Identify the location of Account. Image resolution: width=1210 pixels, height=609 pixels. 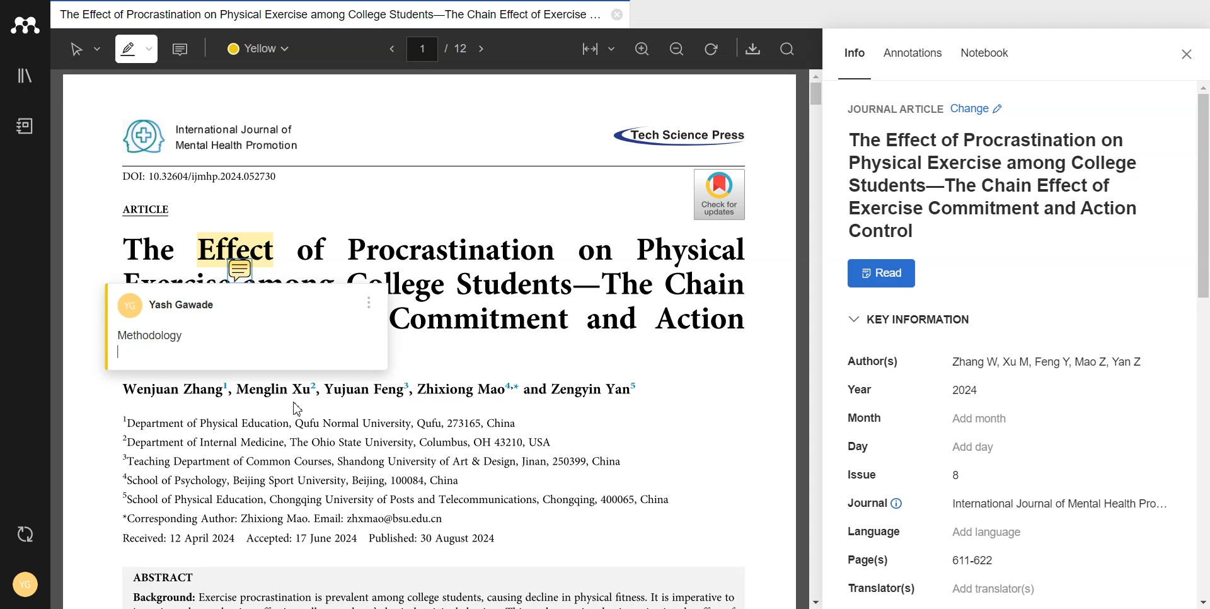
(23, 581).